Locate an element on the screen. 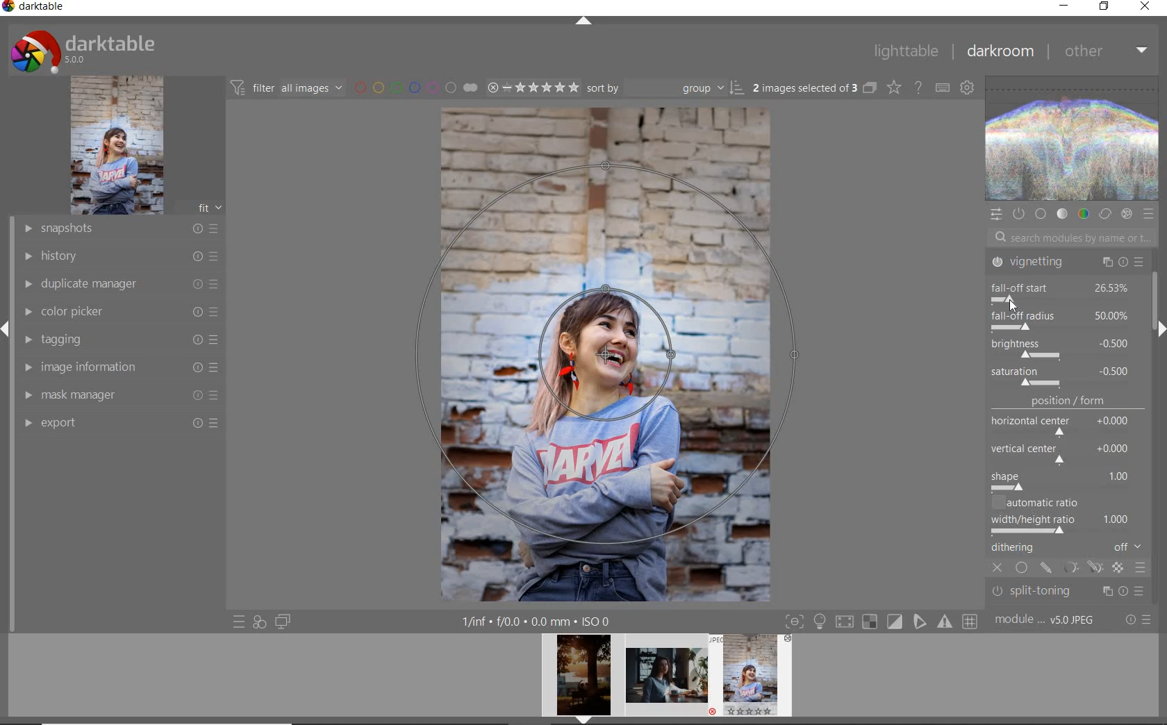 The width and height of the screenshot is (1167, 725). export is located at coordinates (119, 422).